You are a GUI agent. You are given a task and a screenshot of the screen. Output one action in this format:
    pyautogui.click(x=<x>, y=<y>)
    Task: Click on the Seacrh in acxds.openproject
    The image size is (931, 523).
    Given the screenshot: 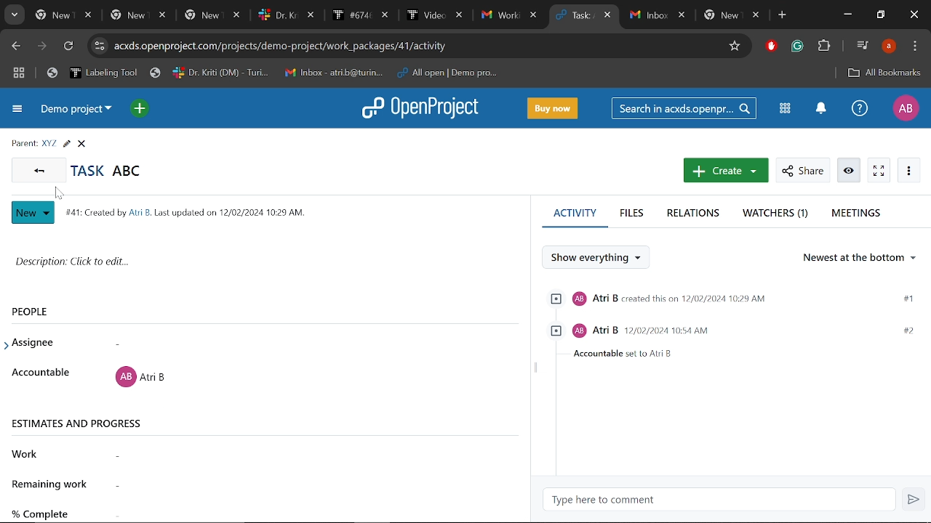 What is the action you would take?
    pyautogui.click(x=685, y=109)
    